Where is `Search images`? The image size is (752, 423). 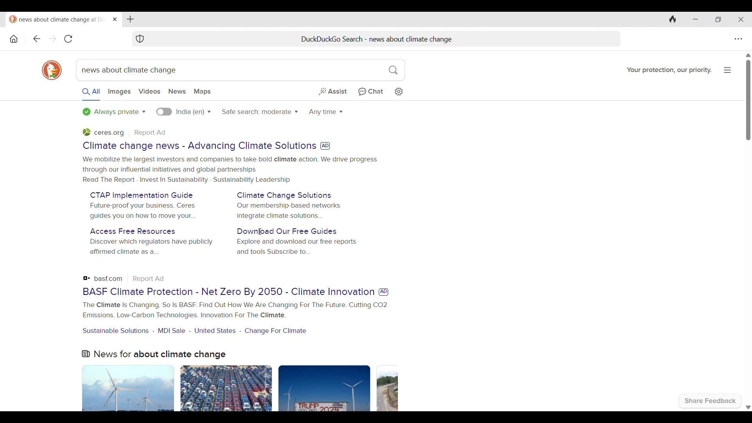 Search images is located at coordinates (119, 92).